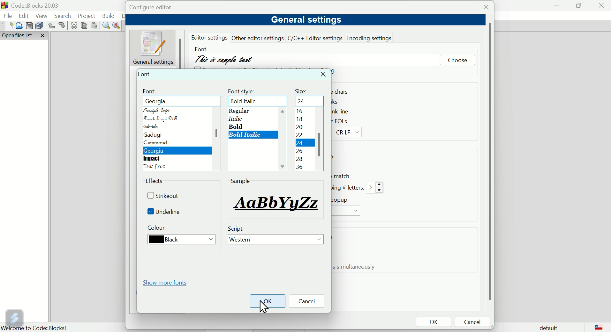 This screenshot has width=611, height=332. I want to click on Oblique, so click(233, 119).